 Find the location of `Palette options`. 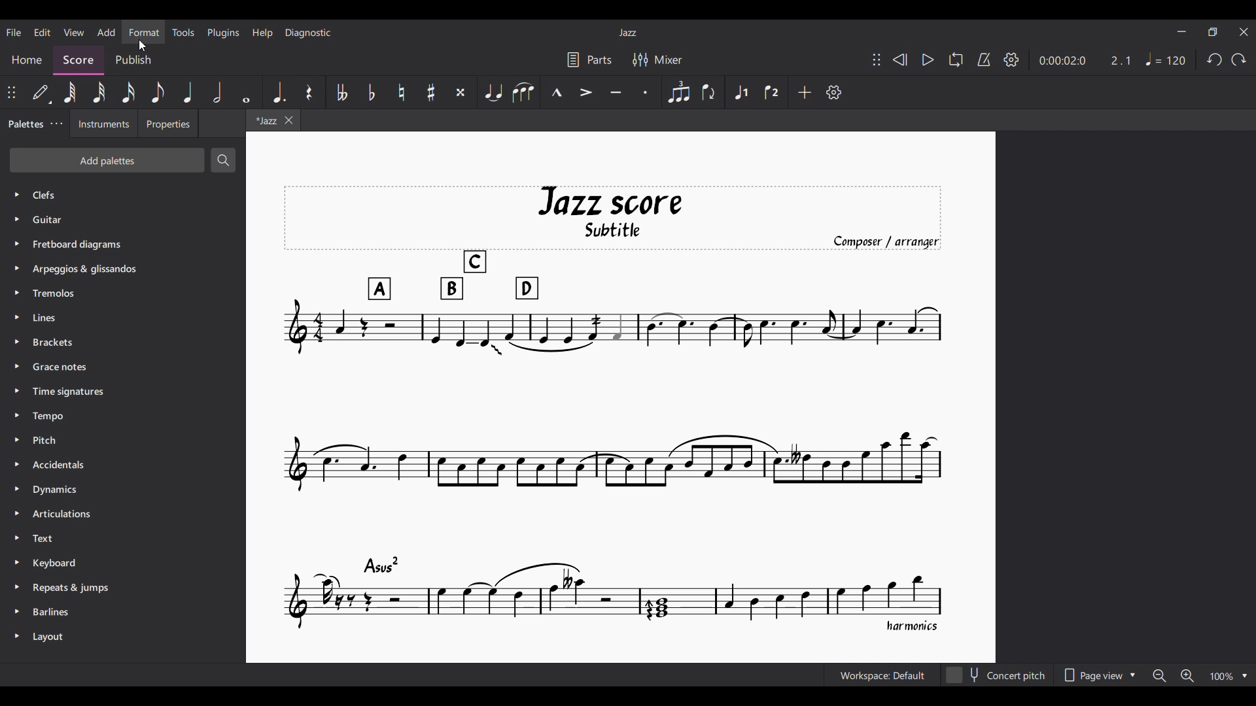

Palette options is located at coordinates (49, 195).